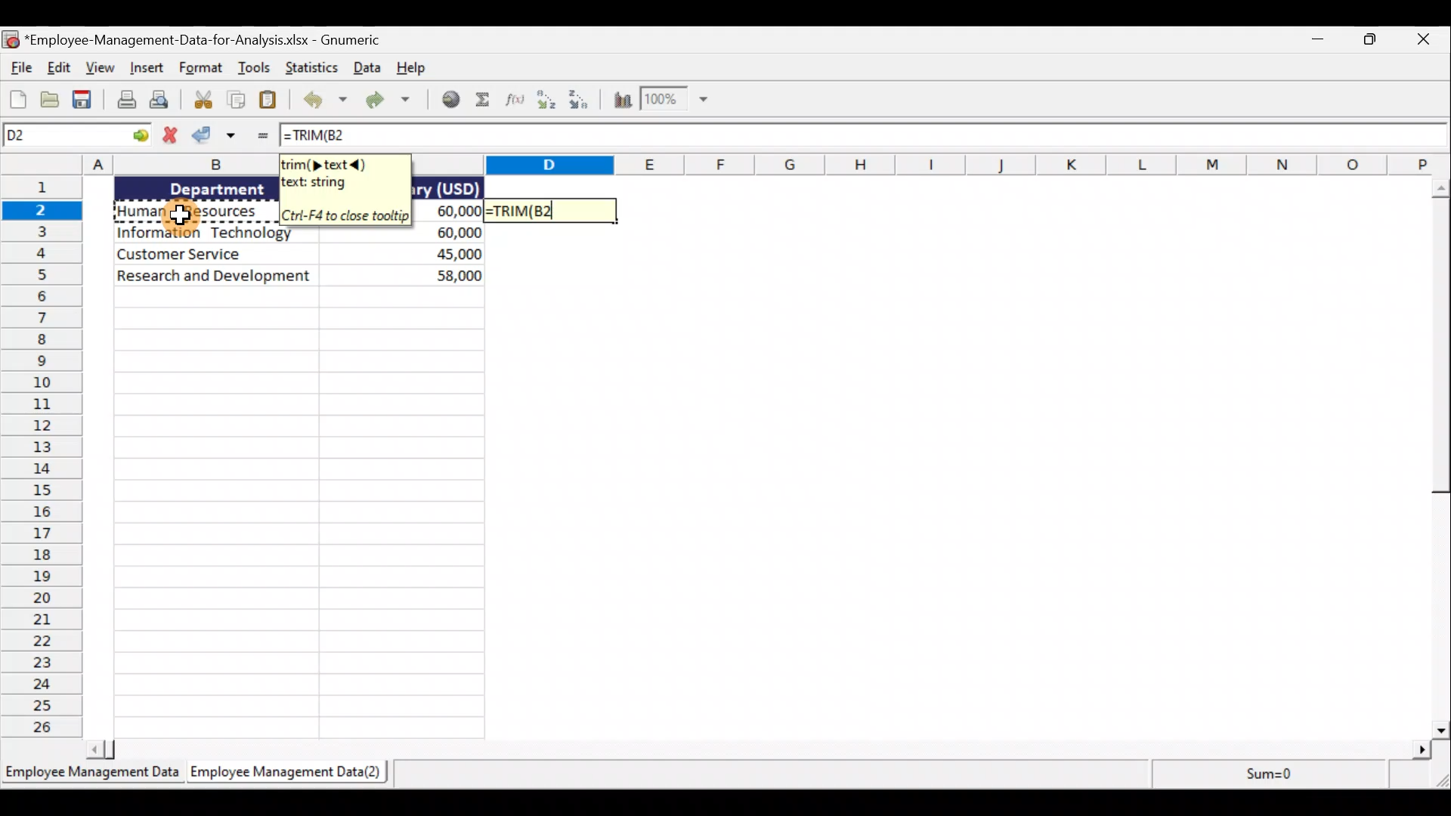  Describe the element at coordinates (410, 69) in the screenshot. I see `Help` at that location.